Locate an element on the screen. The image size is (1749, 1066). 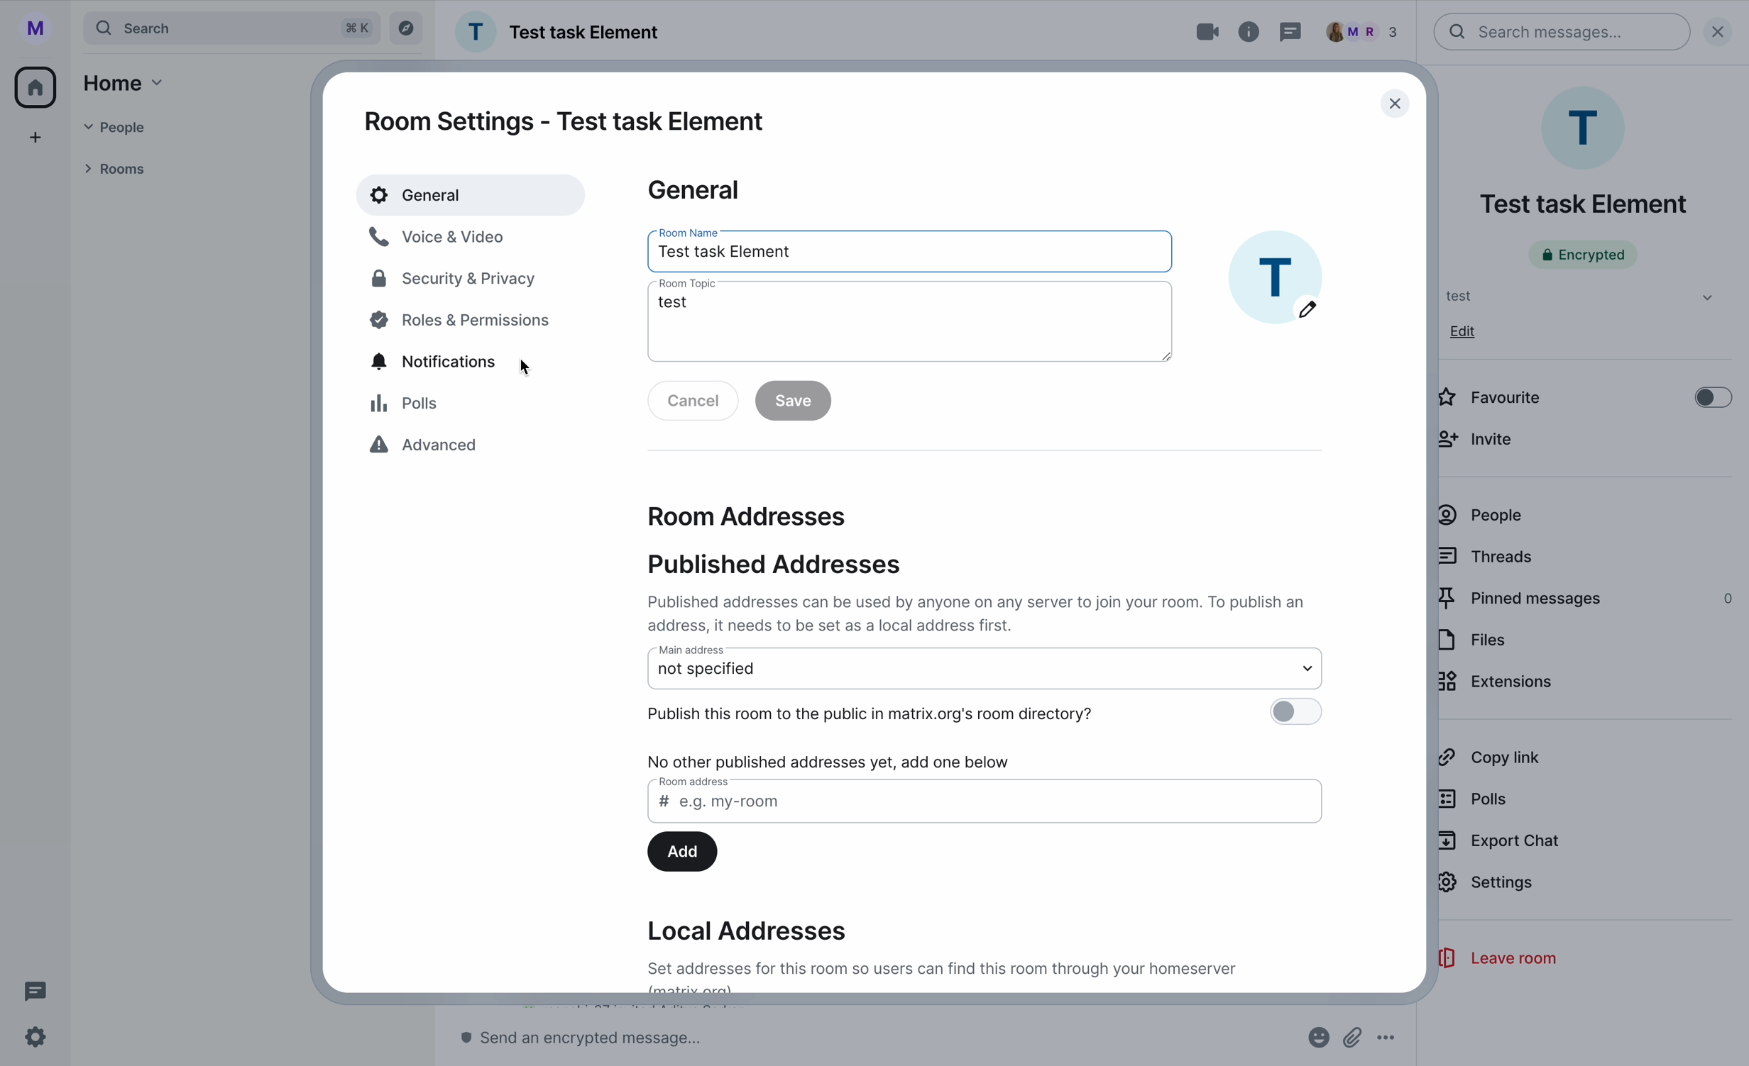
edit is located at coordinates (1464, 331).